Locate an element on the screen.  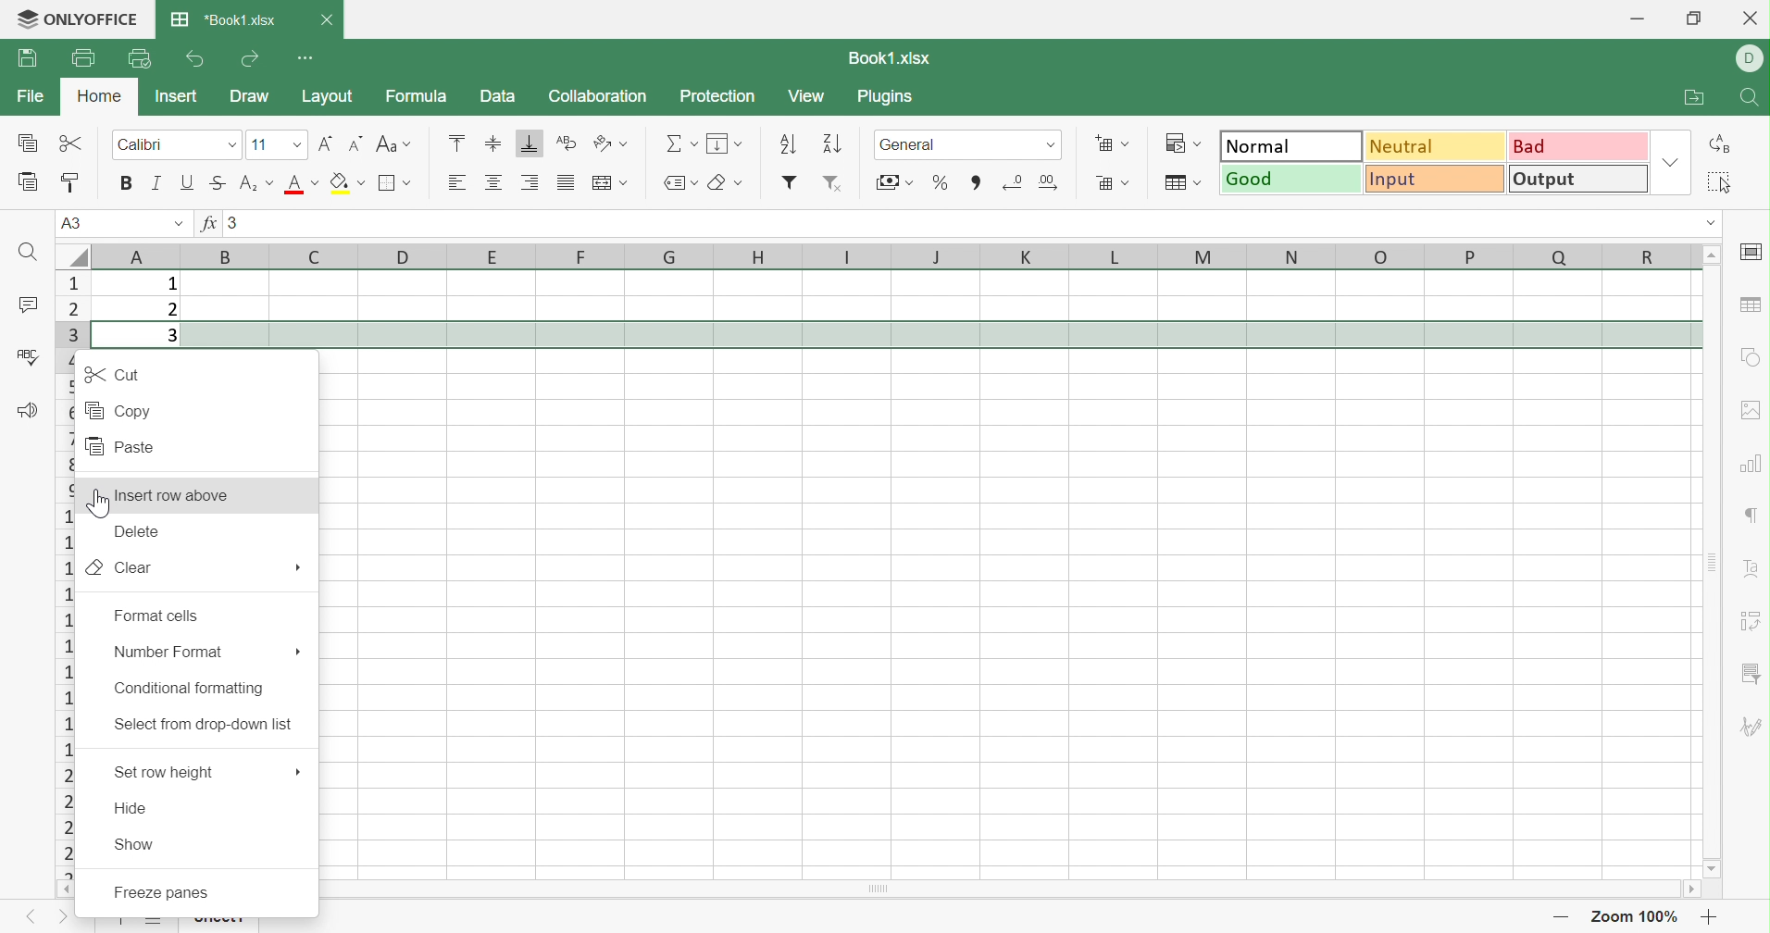
Freeze panes is located at coordinates (181, 888).